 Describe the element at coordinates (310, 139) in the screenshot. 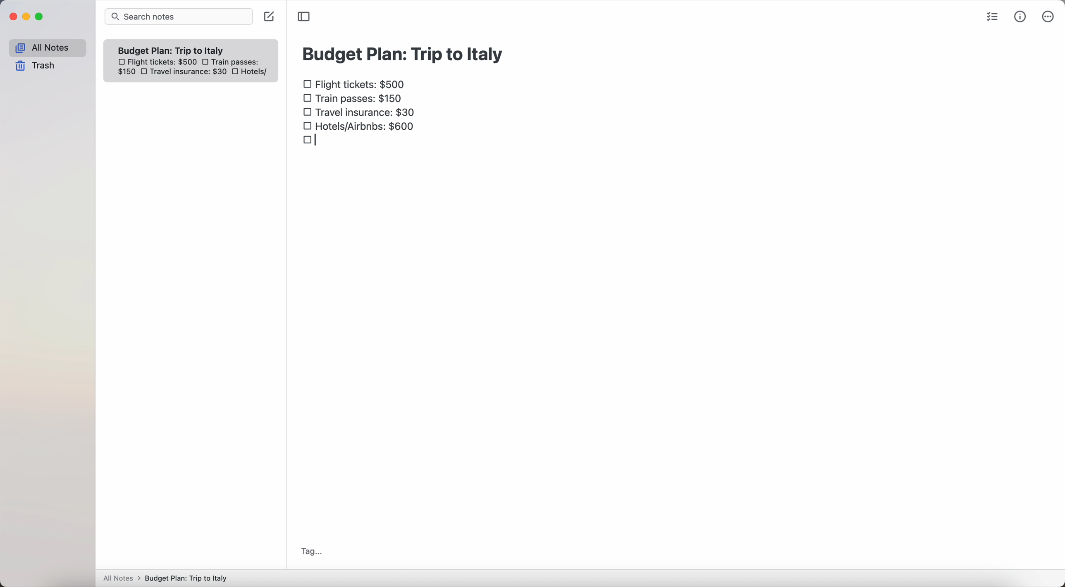

I see `checkbox` at that location.